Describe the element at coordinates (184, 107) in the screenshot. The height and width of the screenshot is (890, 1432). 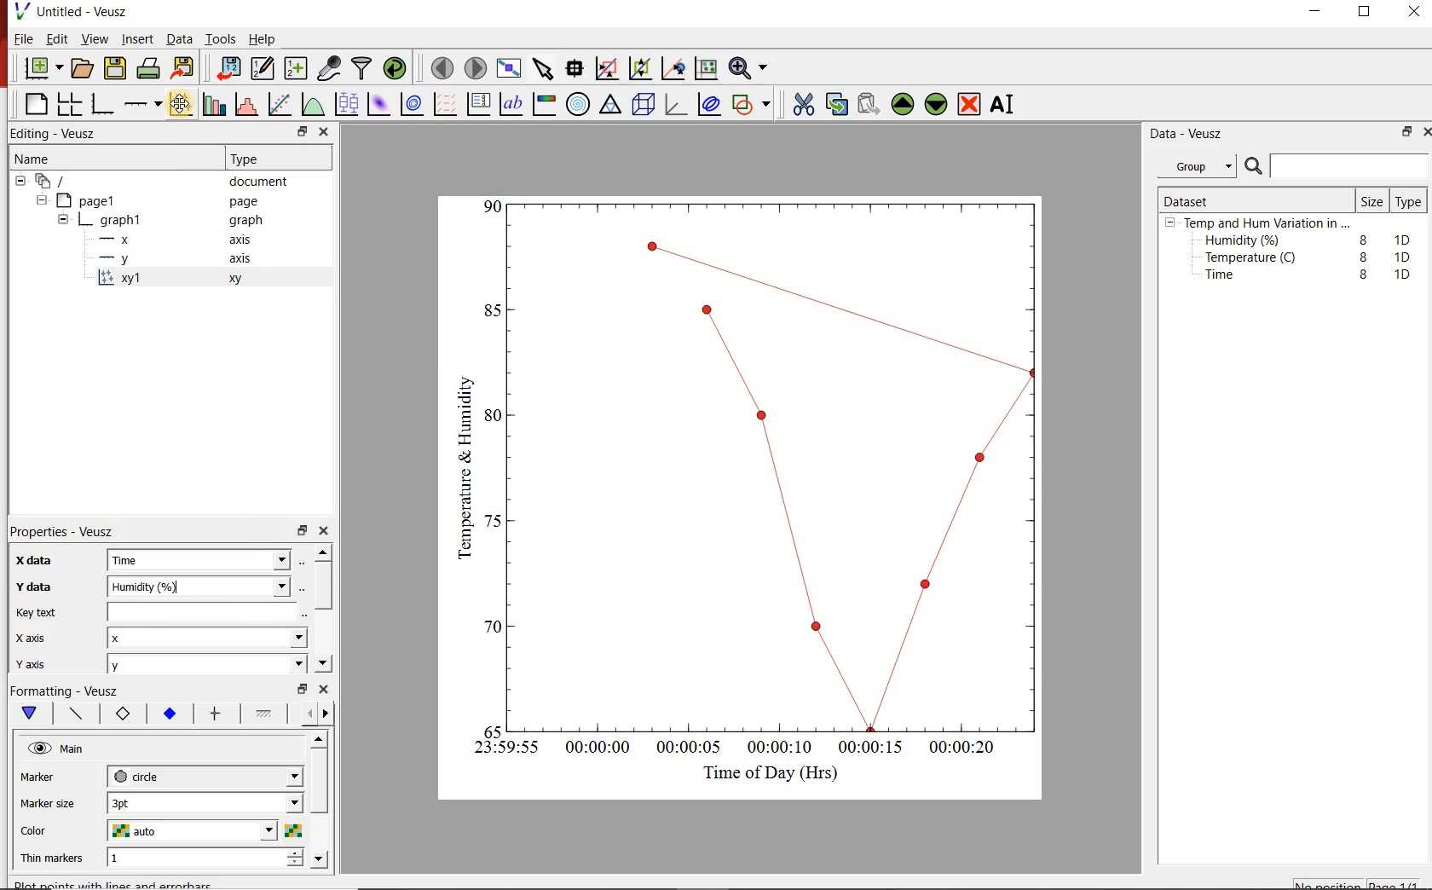
I see `Cursor` at that location.